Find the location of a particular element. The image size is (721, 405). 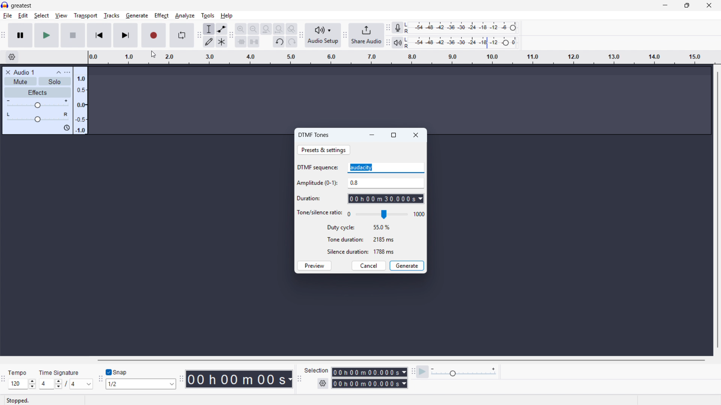

multi-tool is located at coordinates (222, 42).